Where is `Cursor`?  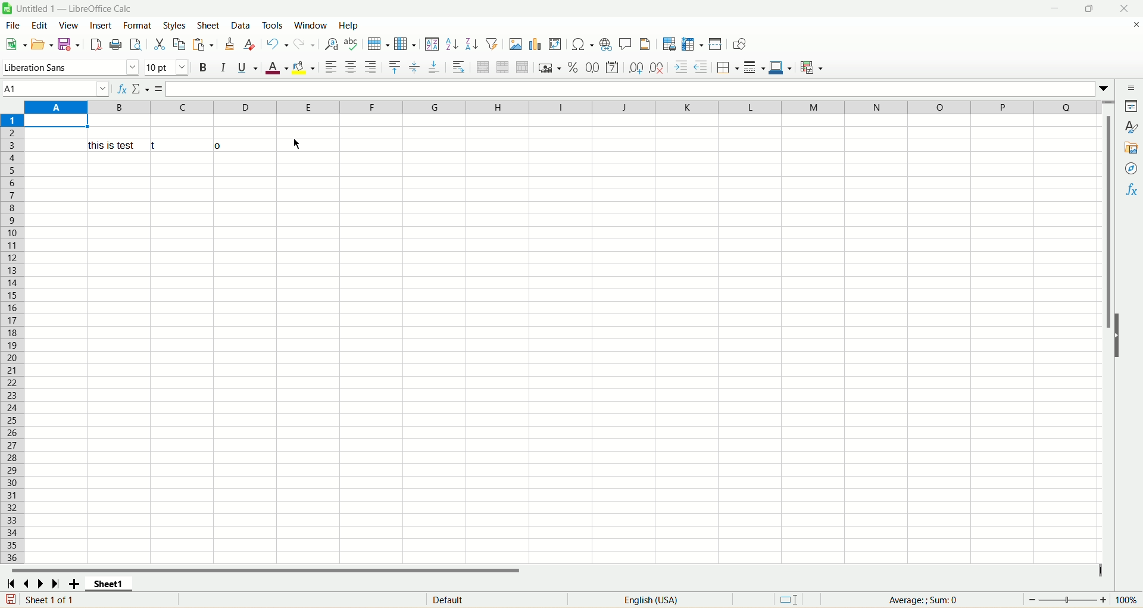
Cursor is located at coordinates (301, 145).